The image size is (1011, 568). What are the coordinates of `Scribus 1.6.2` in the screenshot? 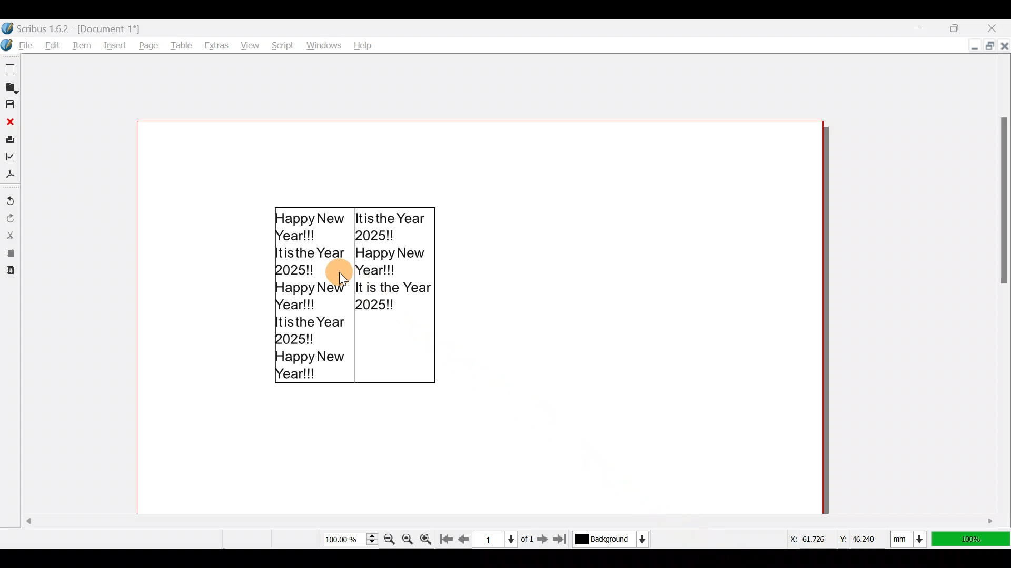 It's located at (73, 27).